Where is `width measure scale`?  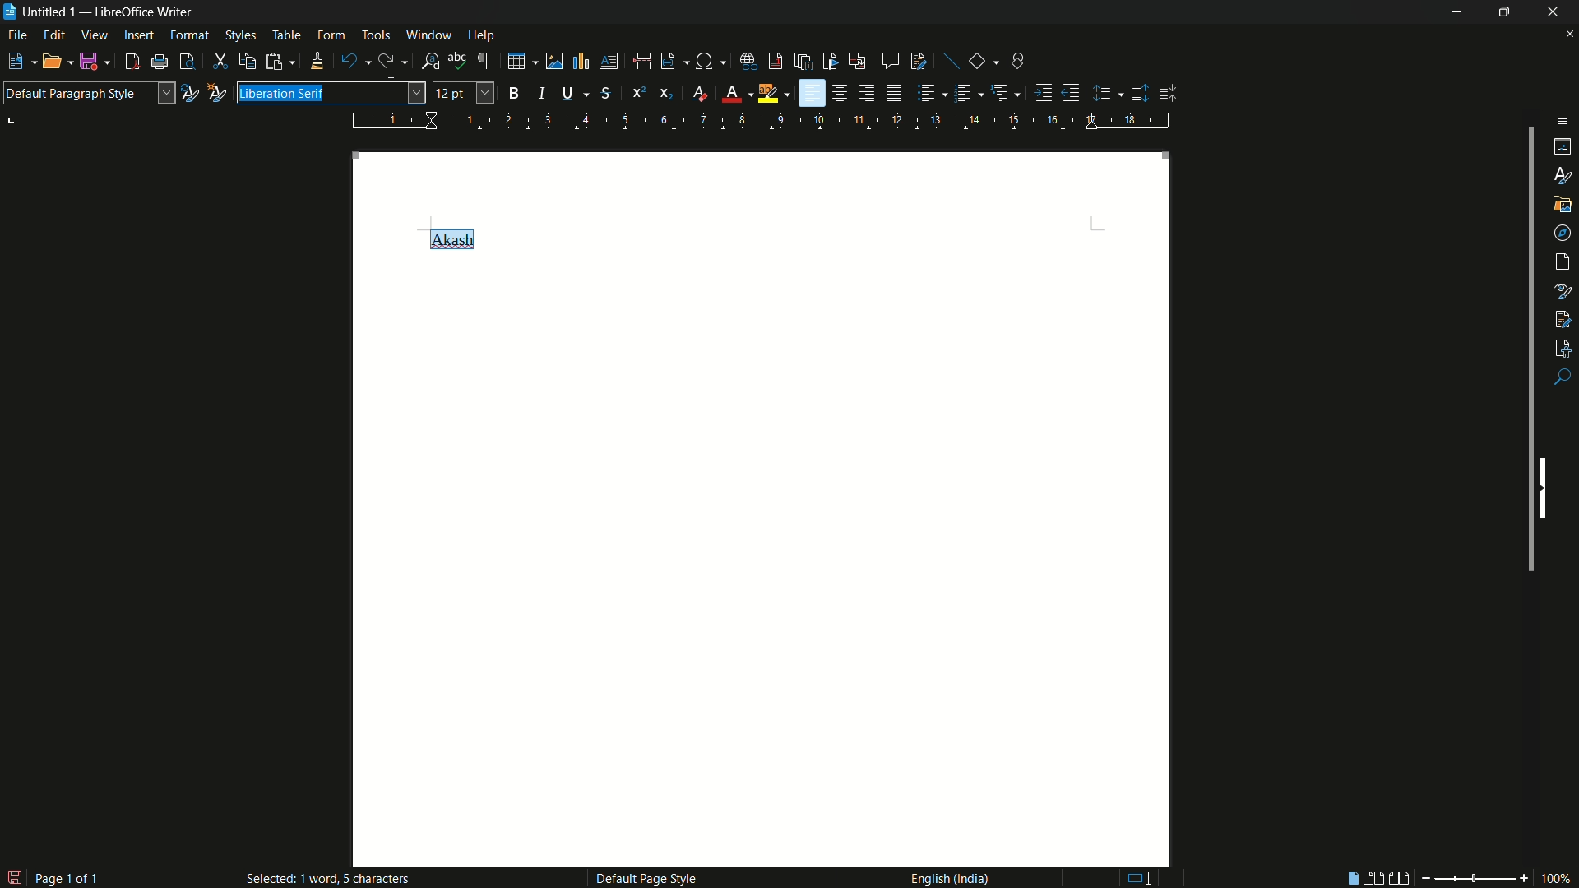 width measure scale is located at coordinates (762, 121).